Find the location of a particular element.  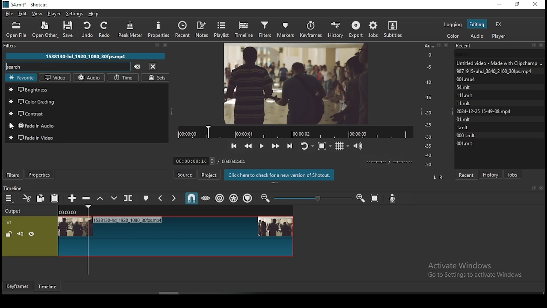

undo is located at coordinates (88, 29).